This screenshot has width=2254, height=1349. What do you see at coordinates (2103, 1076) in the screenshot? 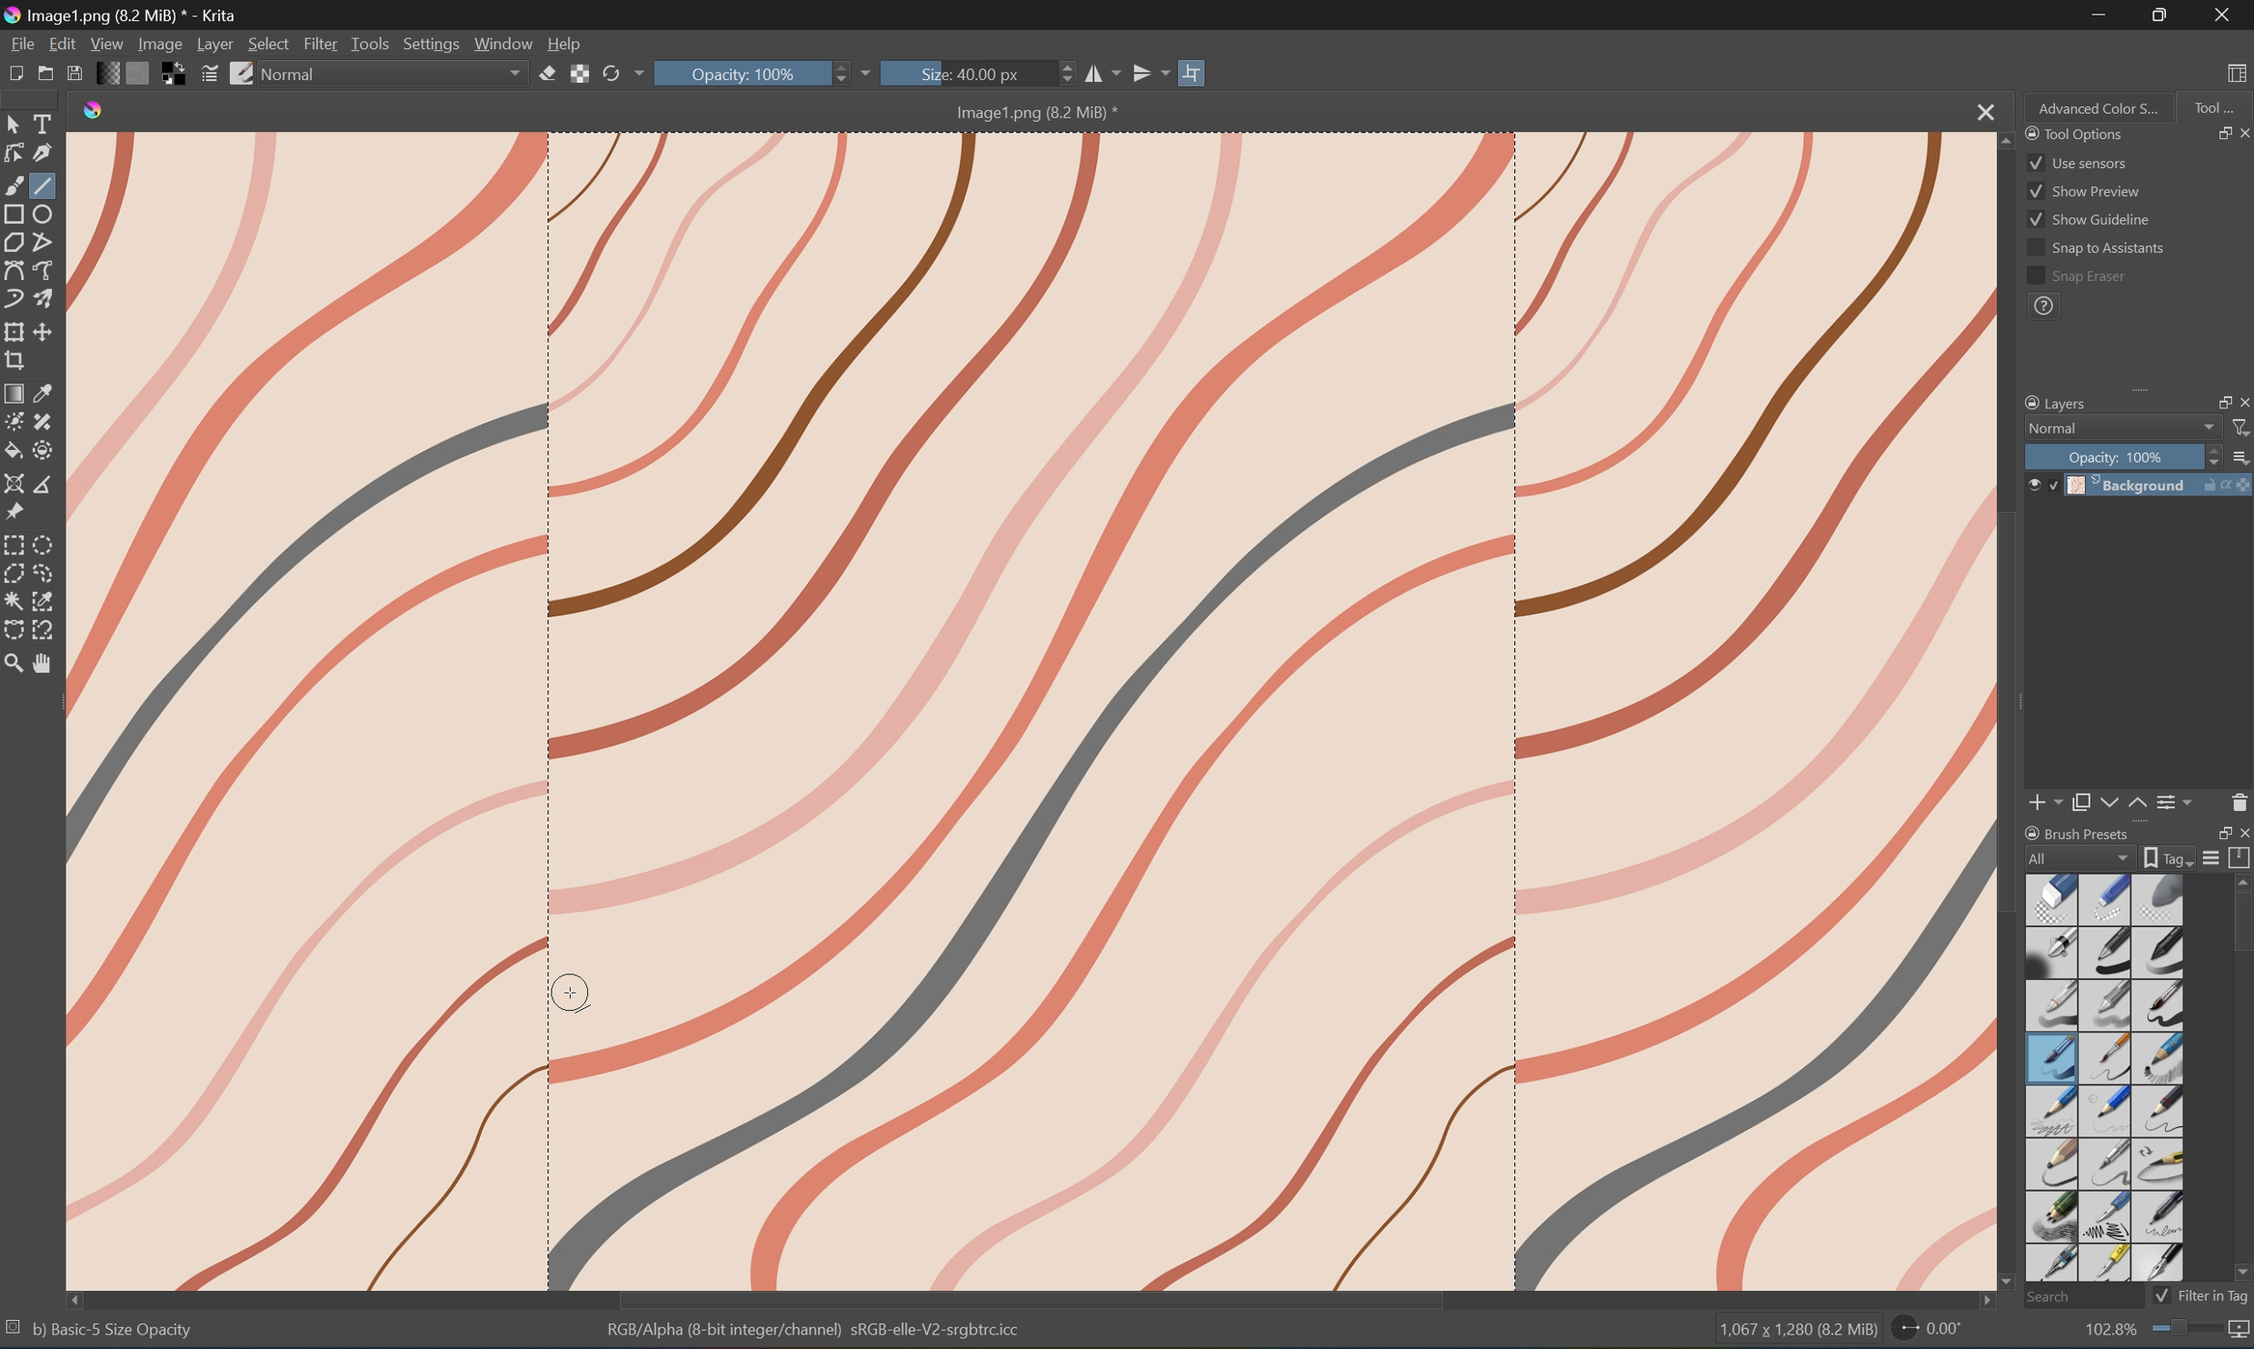
I see `Type of brushes` at bounding box center [2103, 1076].